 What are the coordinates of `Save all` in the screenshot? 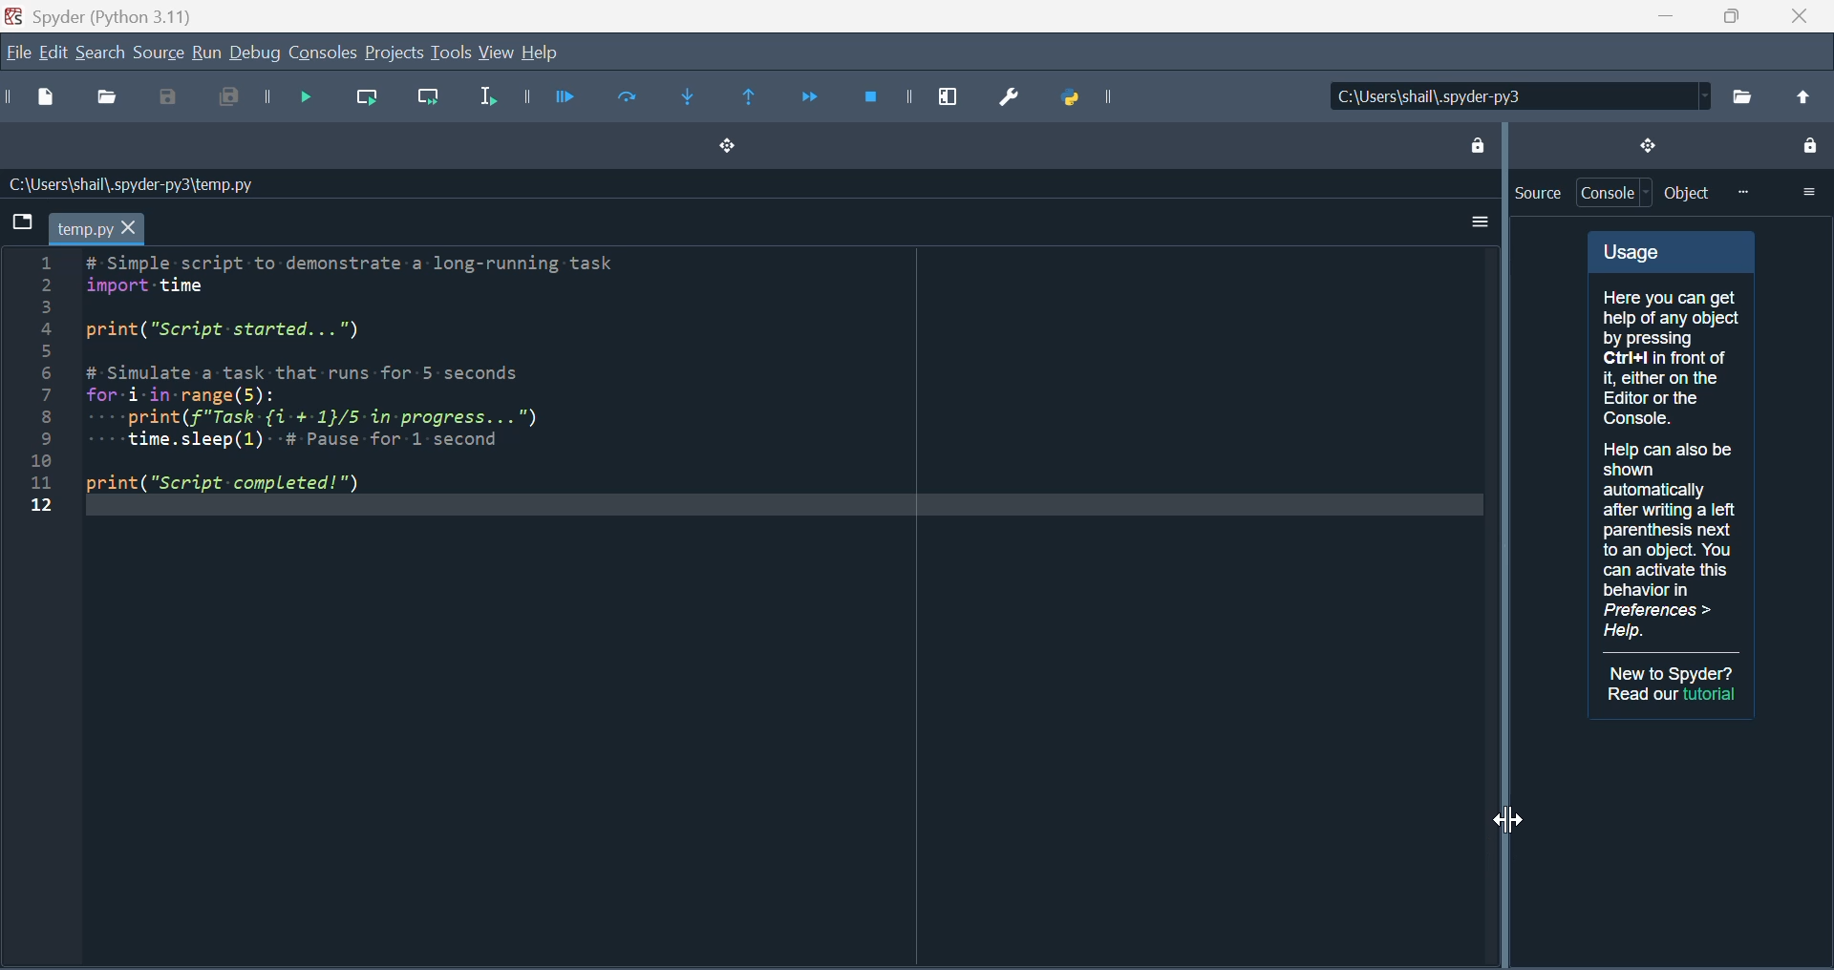 It's located at (223, 100).